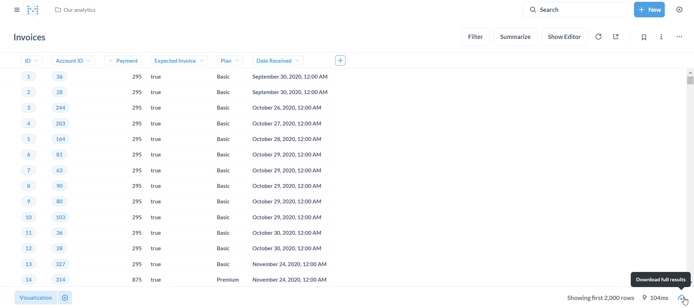 The height and width of the screenshot is (308, 694). I want to click on filter, so click(476, 36).